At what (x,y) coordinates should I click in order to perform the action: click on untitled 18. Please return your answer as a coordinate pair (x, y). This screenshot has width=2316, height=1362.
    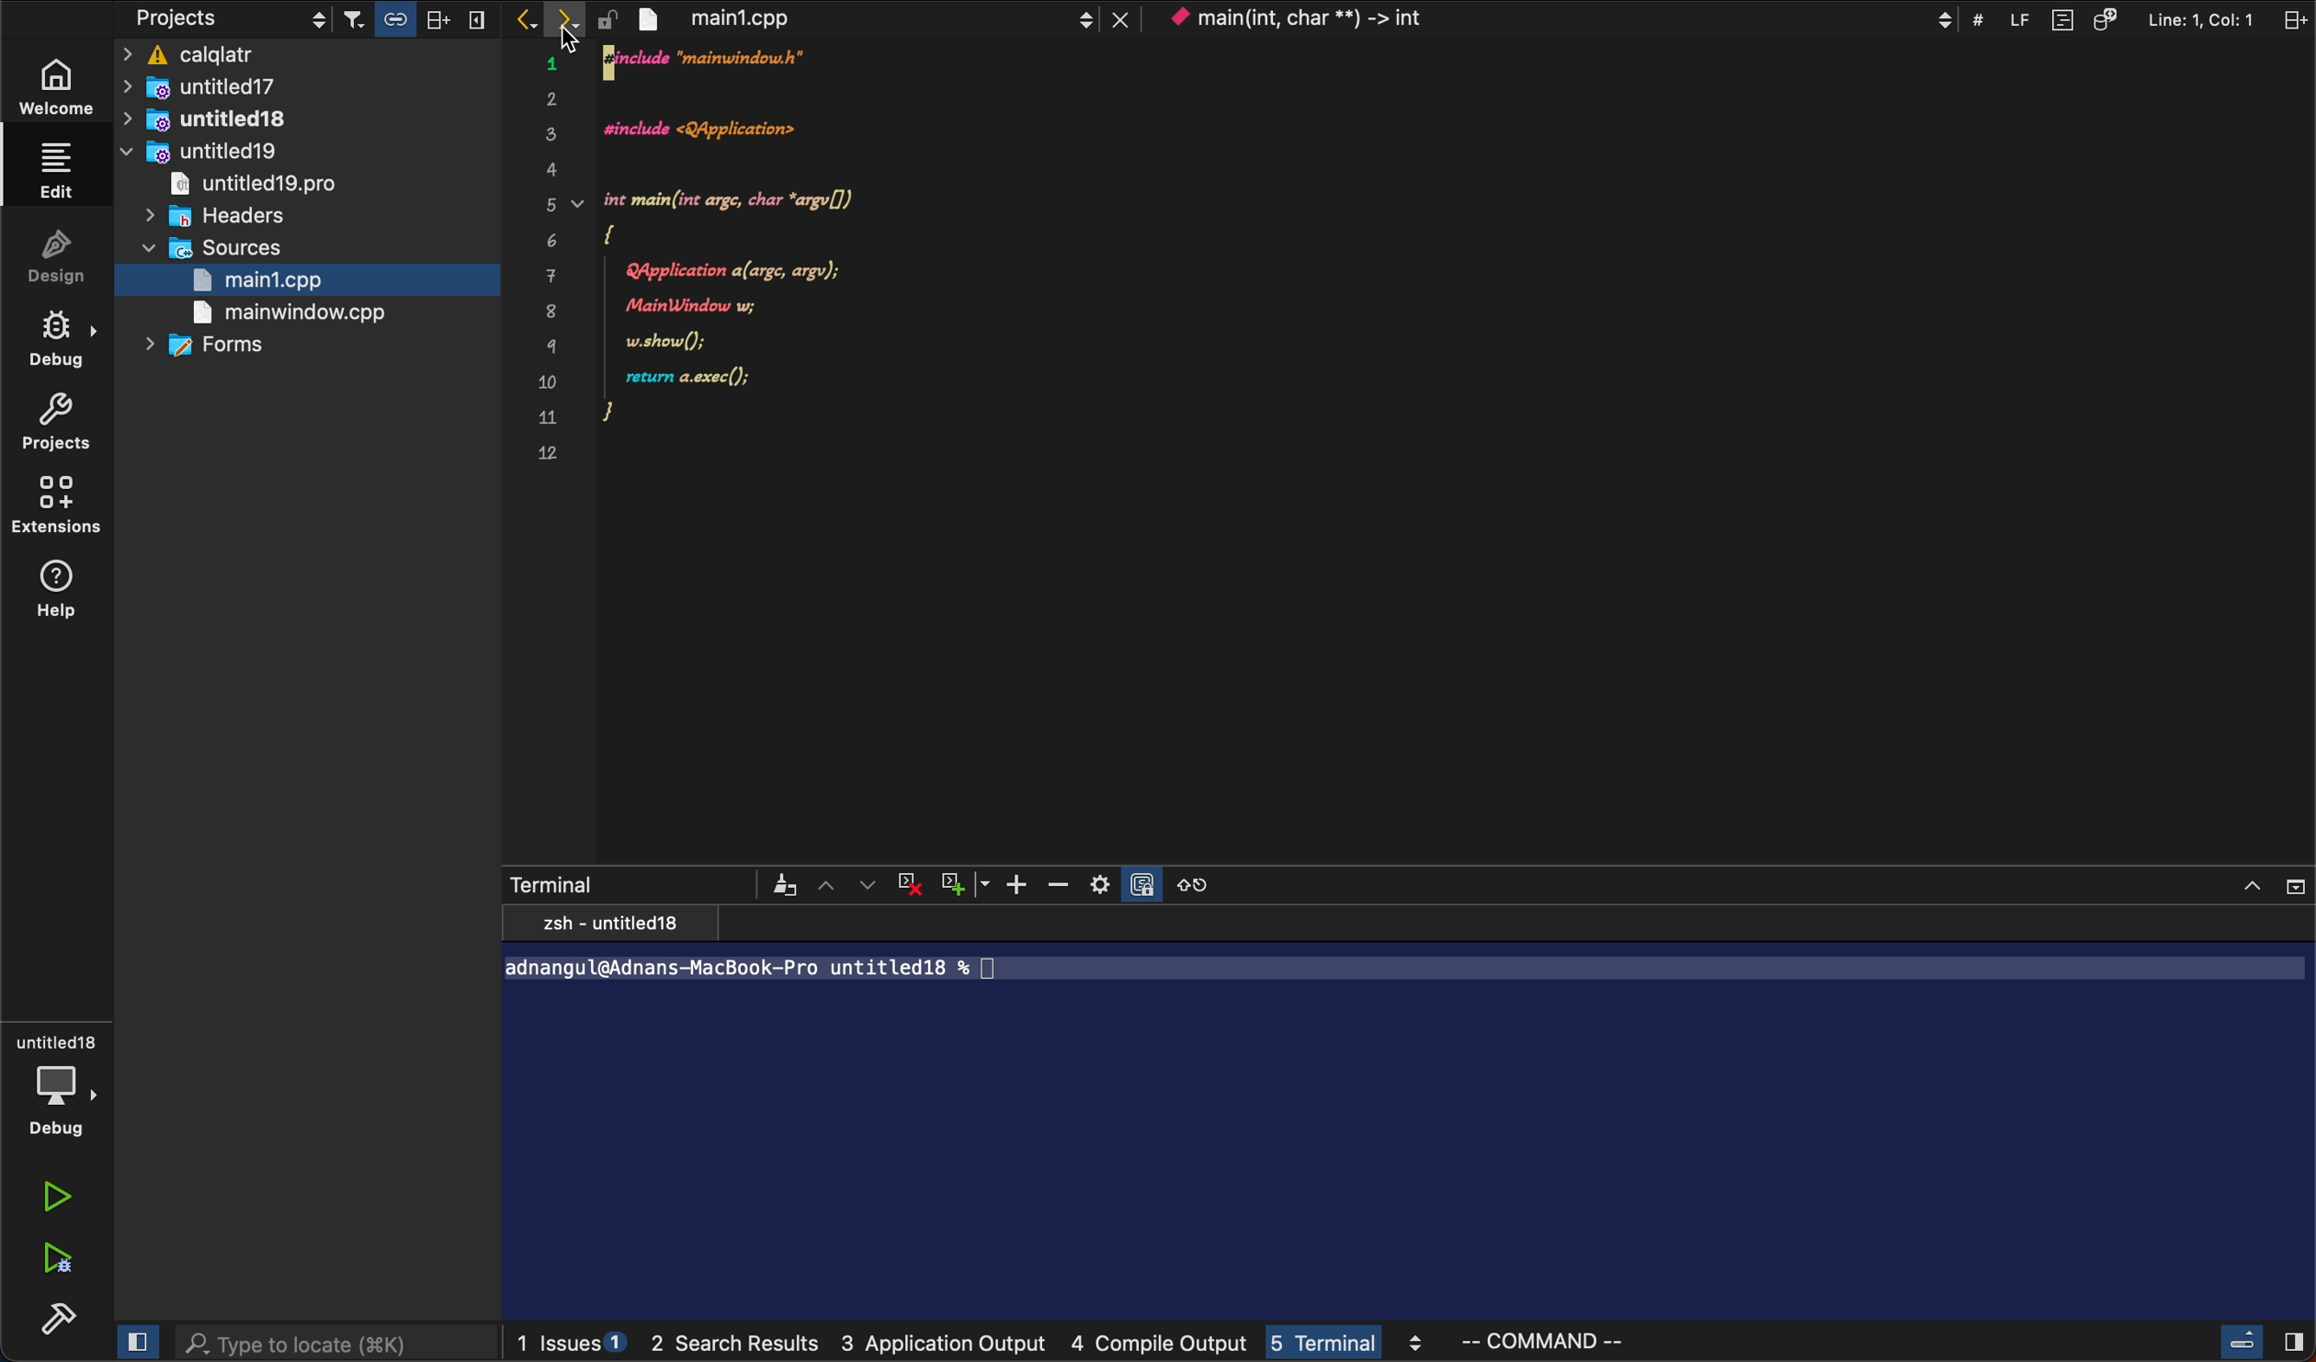
    Looking at the image, I should click on (219, 119).